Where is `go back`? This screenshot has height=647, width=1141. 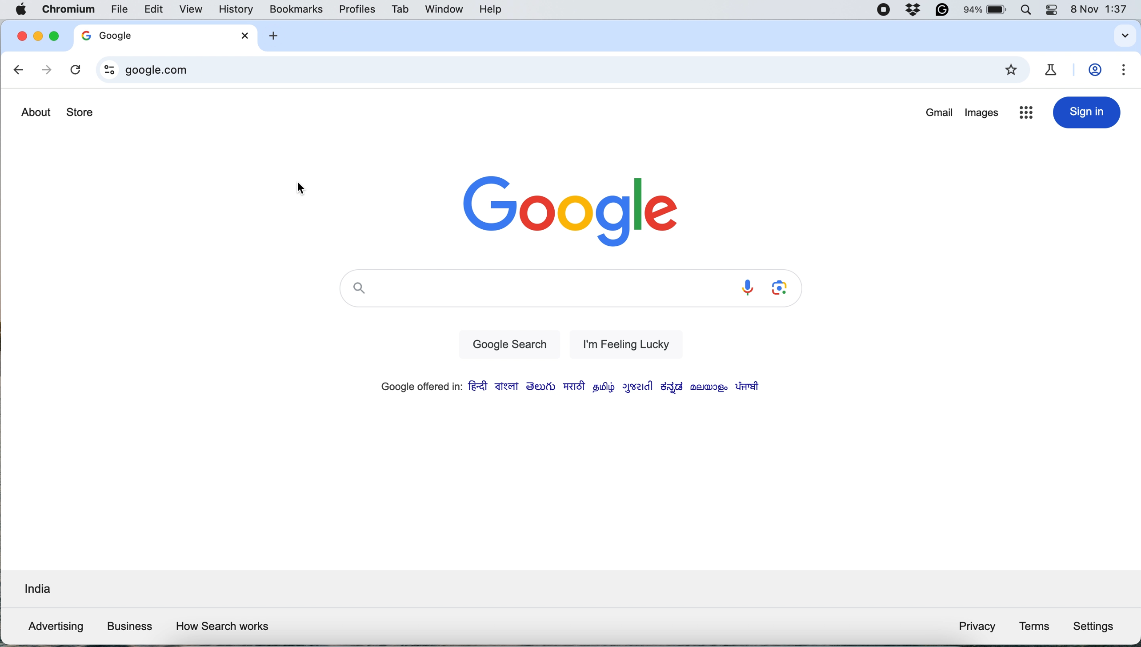 go back is located at coordinates (20, 71).